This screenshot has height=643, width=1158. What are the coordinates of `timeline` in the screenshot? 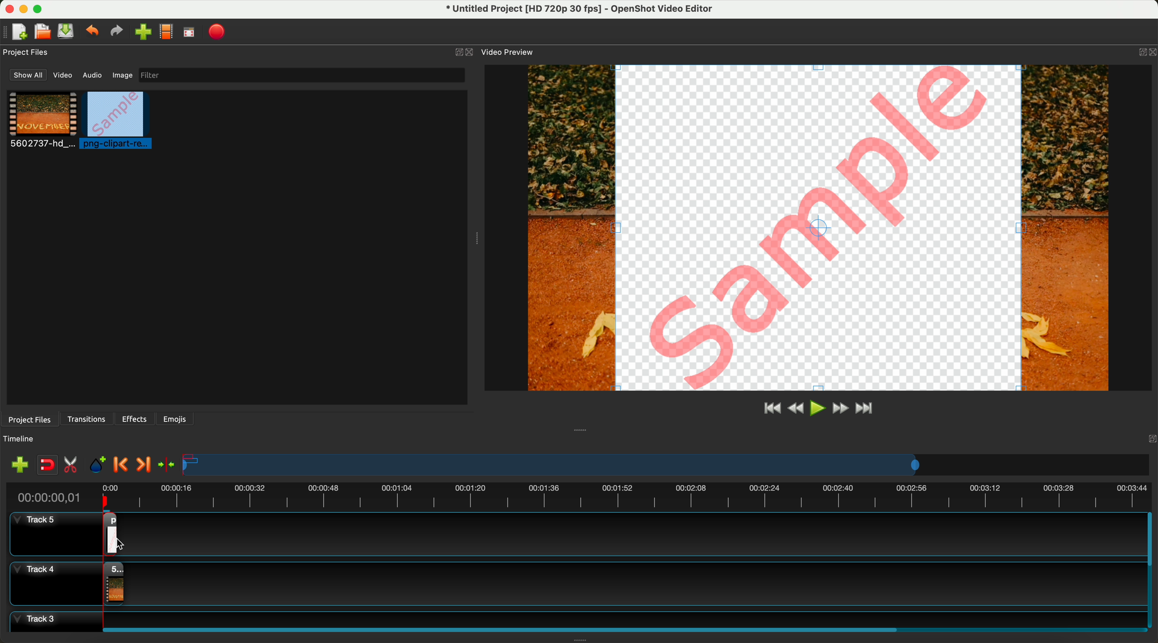 It's located at (667, 466).